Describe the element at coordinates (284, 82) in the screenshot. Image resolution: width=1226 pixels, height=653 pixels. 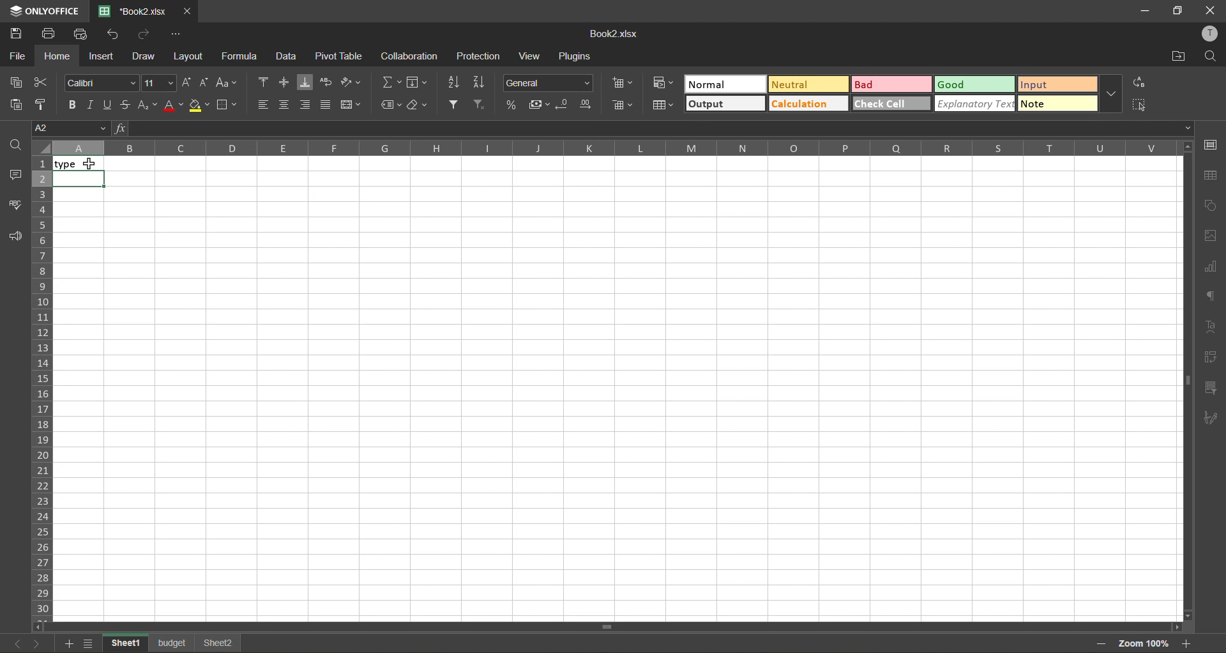
I see `align middle` at that location.